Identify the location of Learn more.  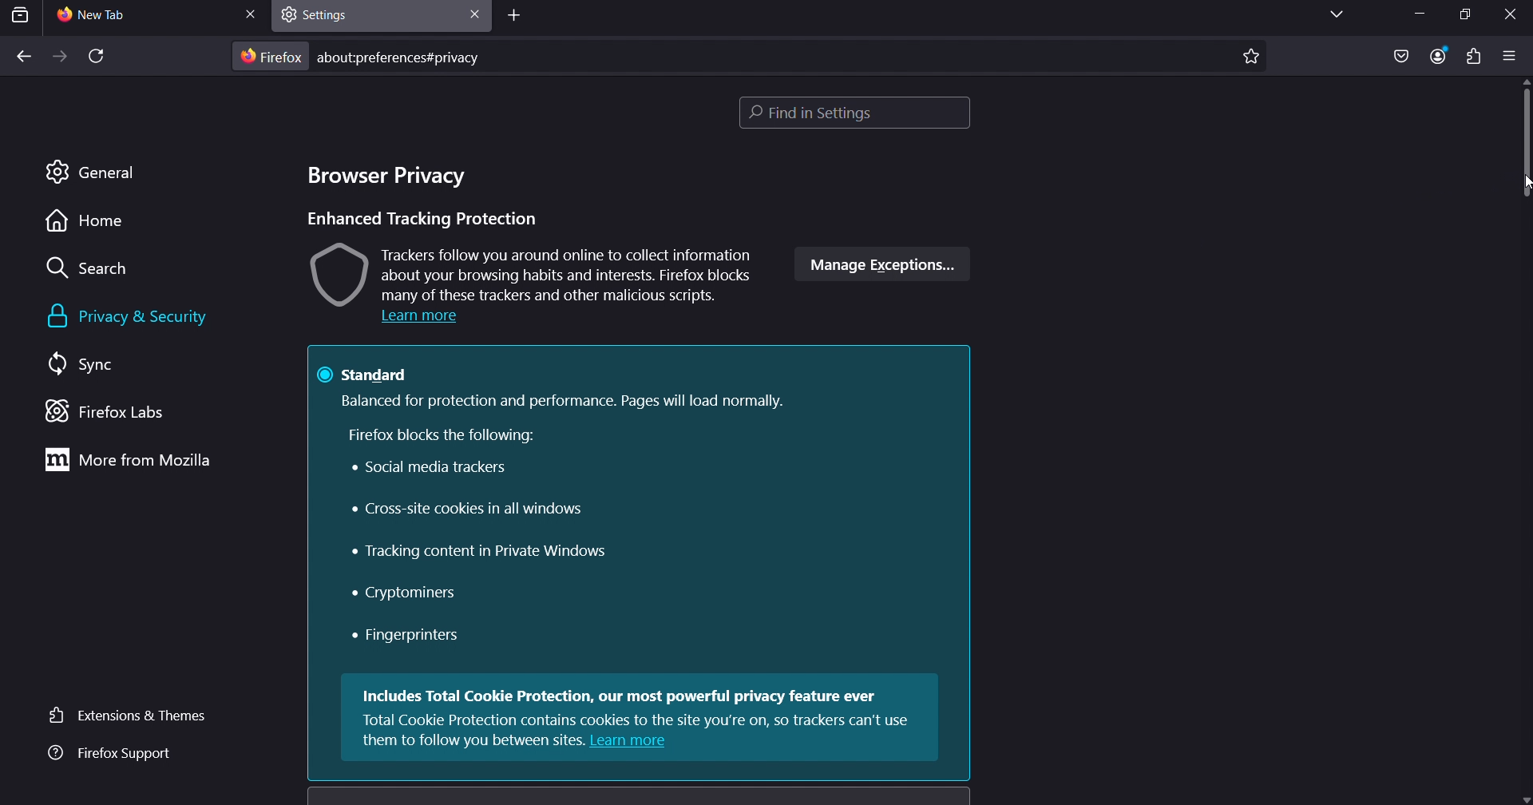
(423, 317).